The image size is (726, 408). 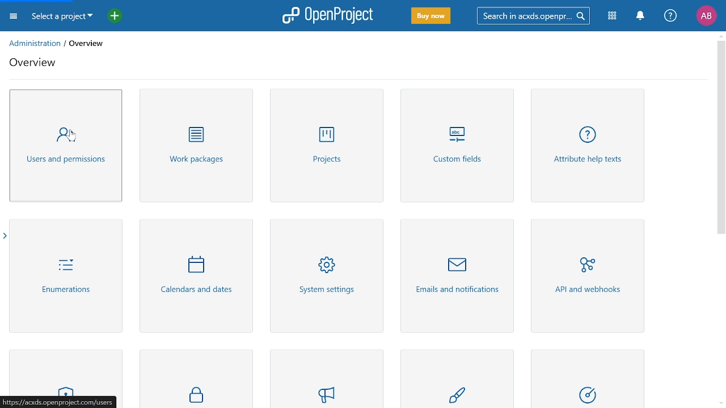 What do you see at coordinates (58, 42) in the screenshot?
I see `current path "Administration/ overview"` at bounding box center [58, 42].